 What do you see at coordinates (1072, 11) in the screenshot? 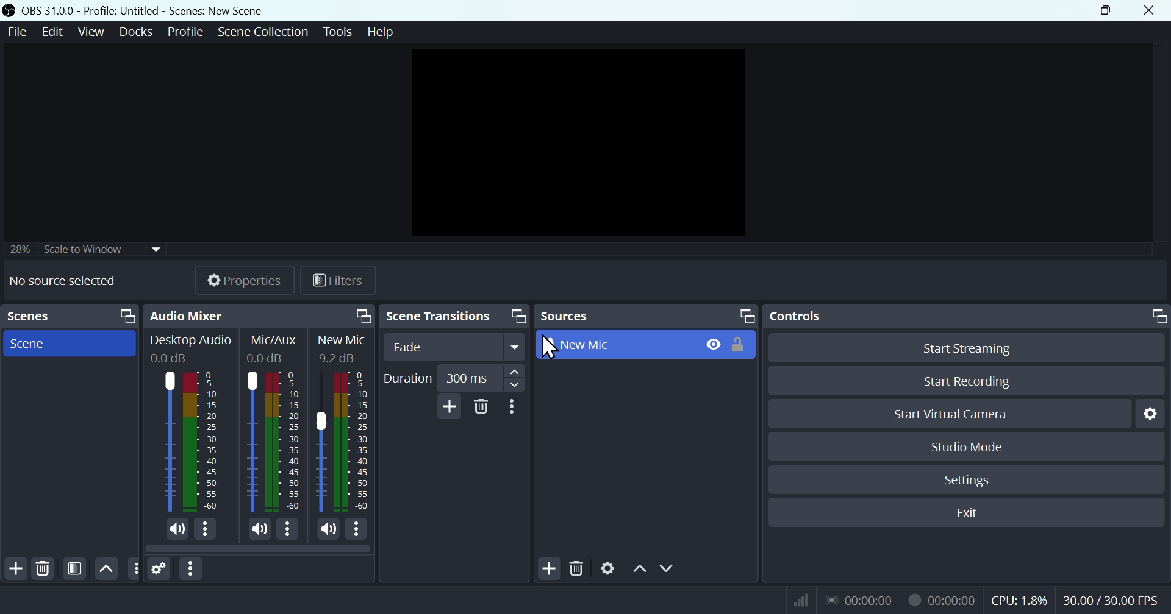
I see `minimise` at bounding box center [1072, 11].